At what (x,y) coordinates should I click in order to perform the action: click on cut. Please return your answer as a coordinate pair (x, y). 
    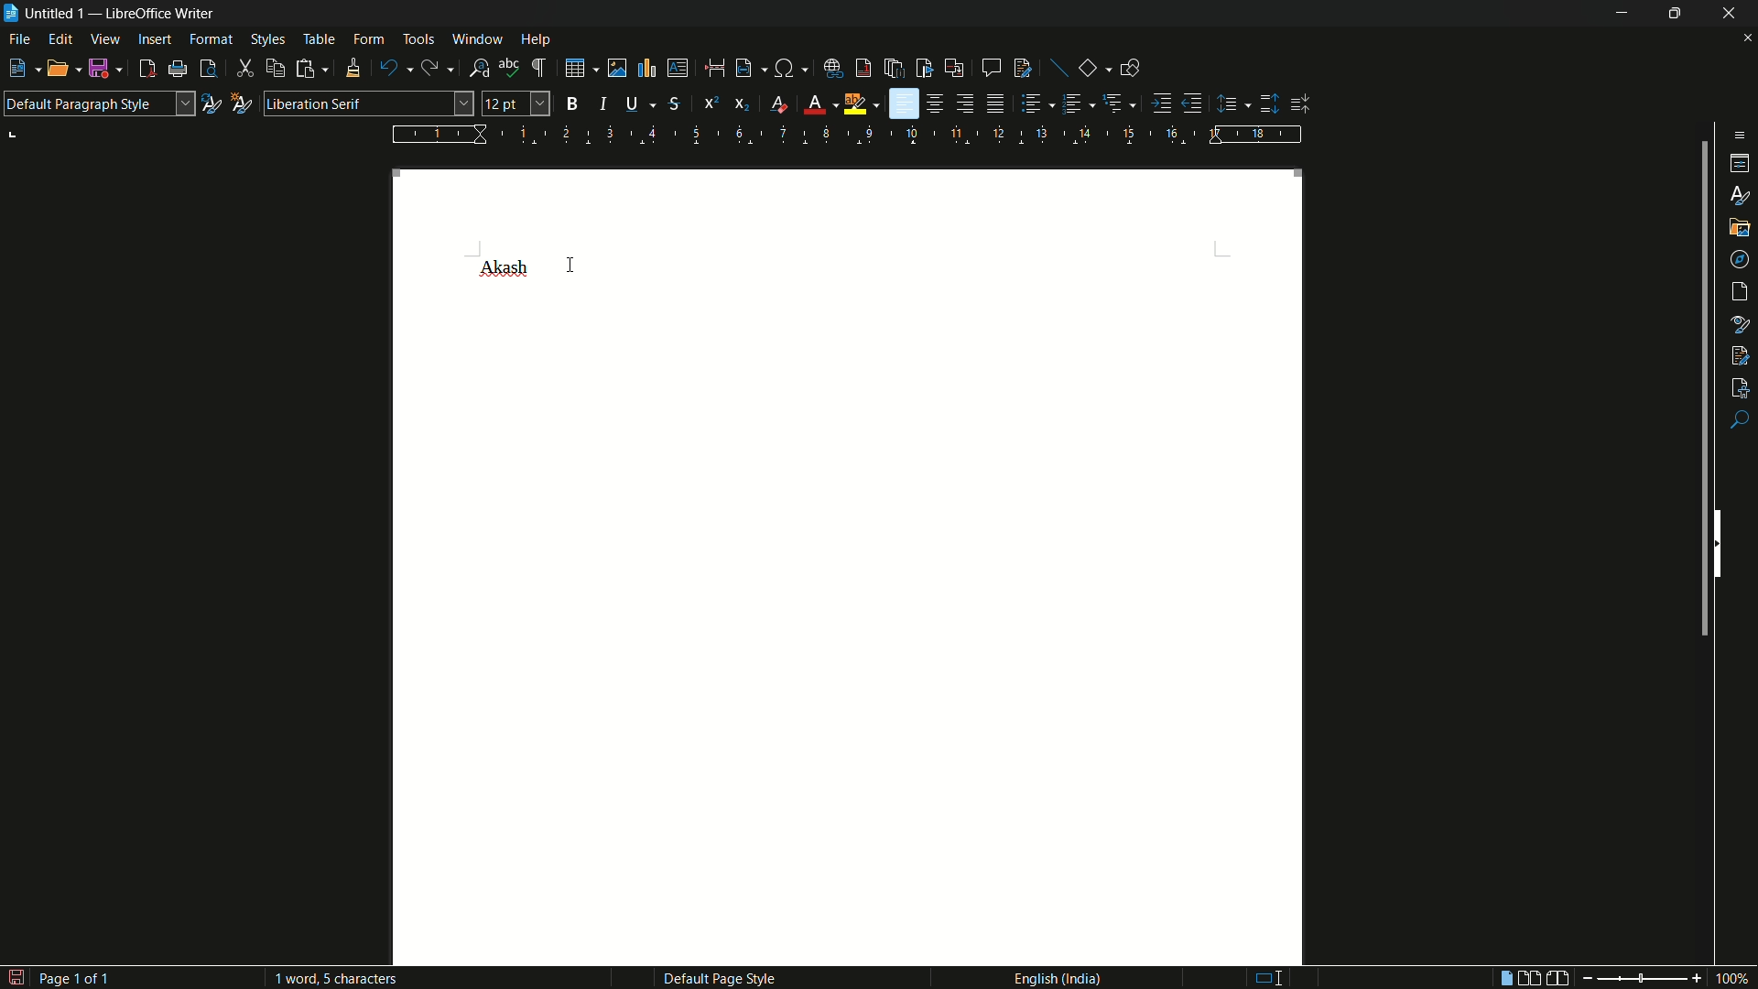
    Looking at the image, I should click on (245, 70).